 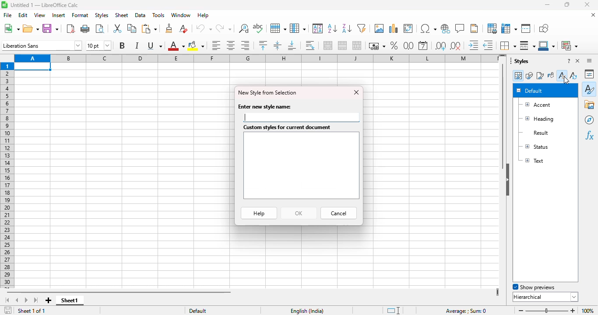 What do you see at coordinates (169, 28) in the screenshot?
I see `clone formatting` at bounding box center [169, 28].